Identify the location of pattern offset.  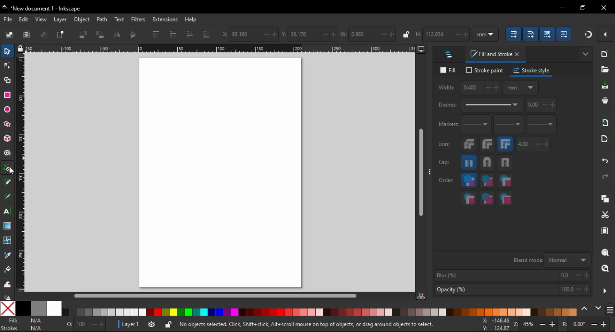
(541, 105).